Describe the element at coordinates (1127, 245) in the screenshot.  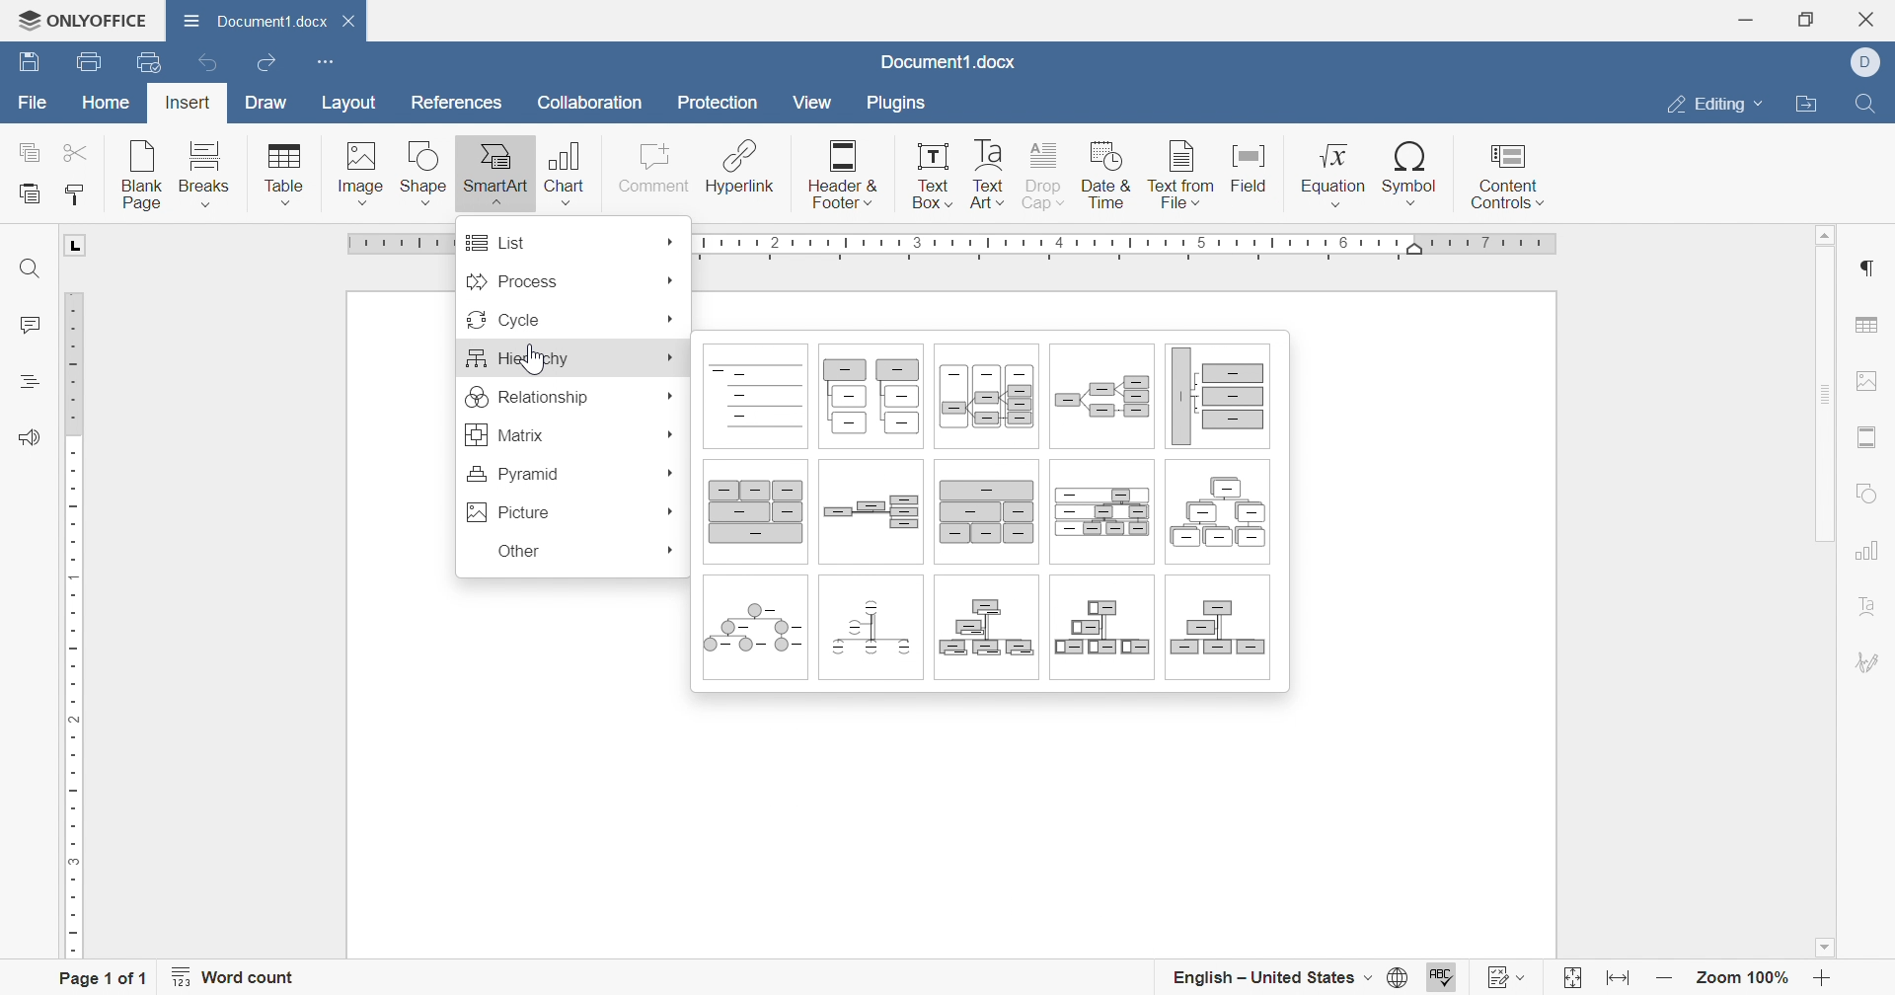
I see `Ruler` at that location.